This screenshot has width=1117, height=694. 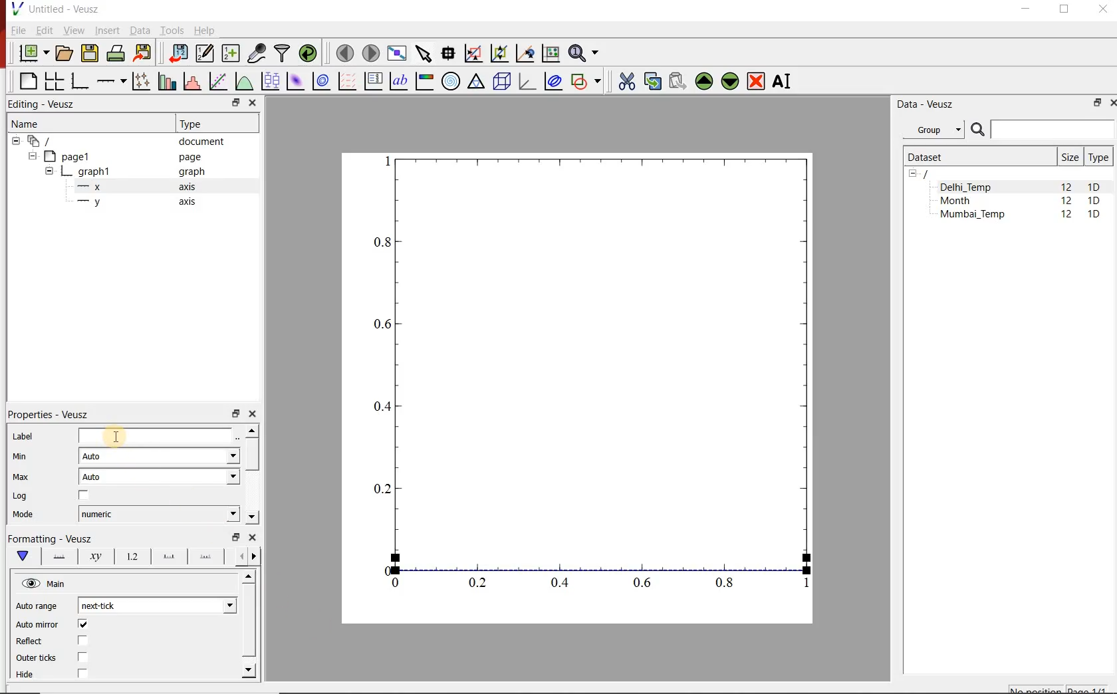 I want to click on major ticks, so click(x=167, y=556).